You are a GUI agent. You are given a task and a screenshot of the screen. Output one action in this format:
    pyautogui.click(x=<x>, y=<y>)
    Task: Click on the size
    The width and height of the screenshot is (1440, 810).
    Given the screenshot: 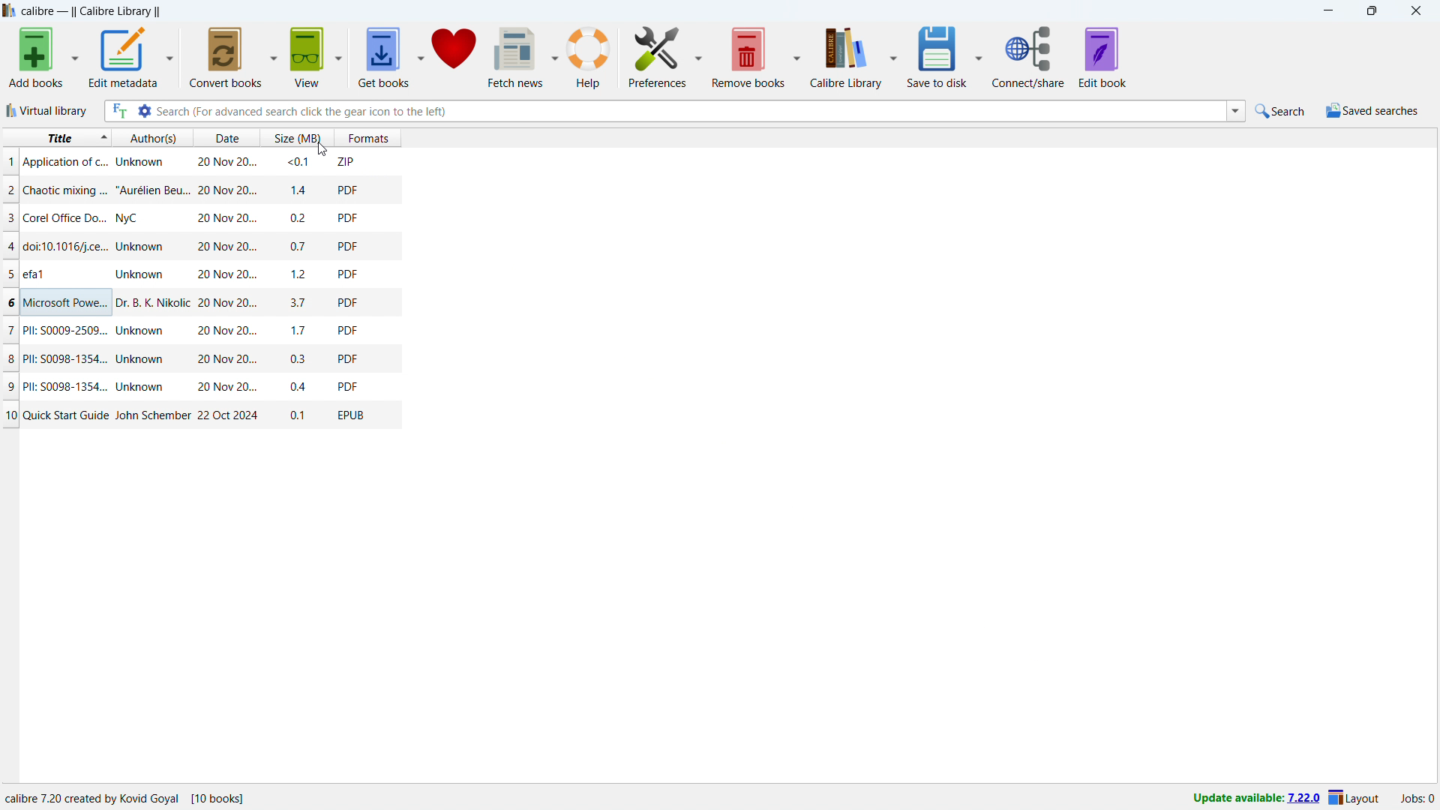 What is the action you would take?
    pyautogui.click(x=300, y=331)
    